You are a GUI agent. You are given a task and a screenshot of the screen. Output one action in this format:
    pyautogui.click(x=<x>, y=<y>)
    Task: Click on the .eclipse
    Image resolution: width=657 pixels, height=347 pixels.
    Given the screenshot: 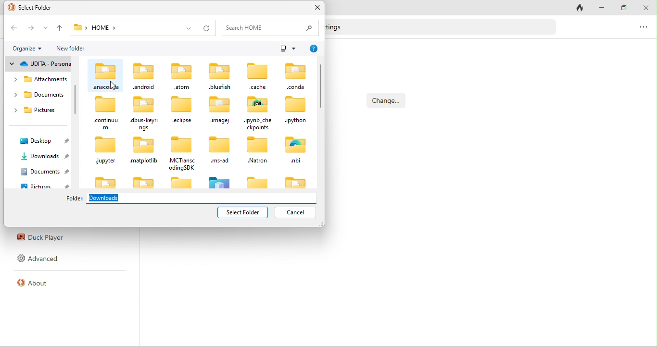 What is the action you would take?
    pyautogui.click(x=185, y=110)
    